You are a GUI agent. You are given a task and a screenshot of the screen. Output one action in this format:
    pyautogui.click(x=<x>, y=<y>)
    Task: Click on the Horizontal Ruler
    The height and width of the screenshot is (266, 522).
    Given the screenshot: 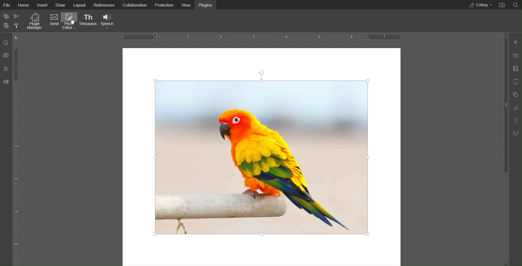 What is the action you would take?
    pyautogui.click(x=259, y=38)
    